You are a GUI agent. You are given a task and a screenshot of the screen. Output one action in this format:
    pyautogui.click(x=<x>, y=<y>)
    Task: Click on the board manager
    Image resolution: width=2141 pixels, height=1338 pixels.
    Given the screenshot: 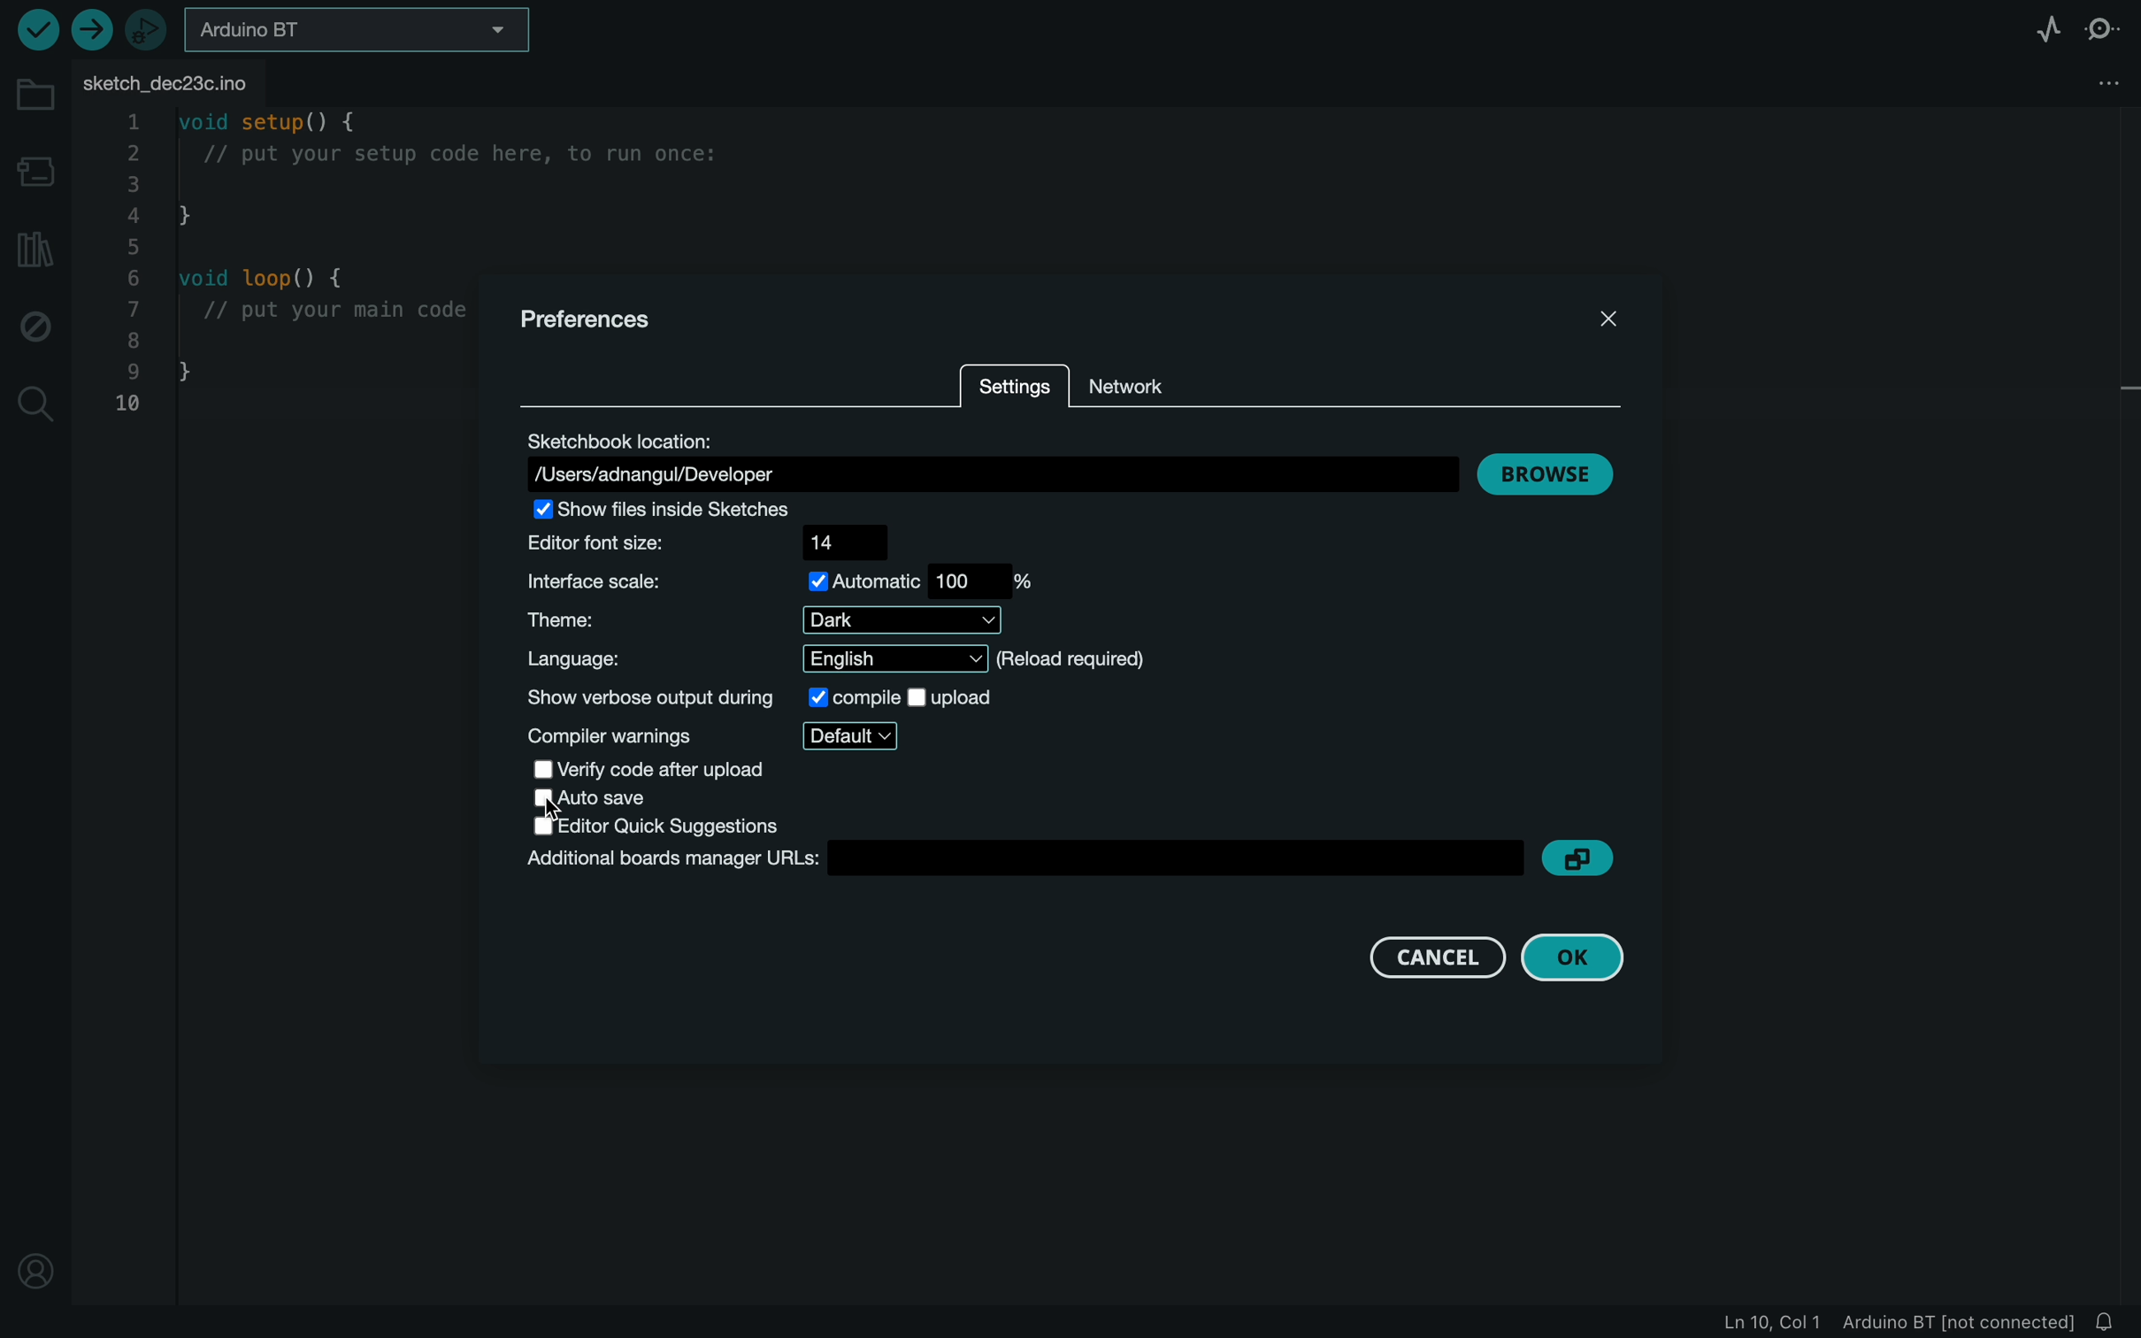 What is the action you would take?
    pyautogui.click(x=34, y=168)
    